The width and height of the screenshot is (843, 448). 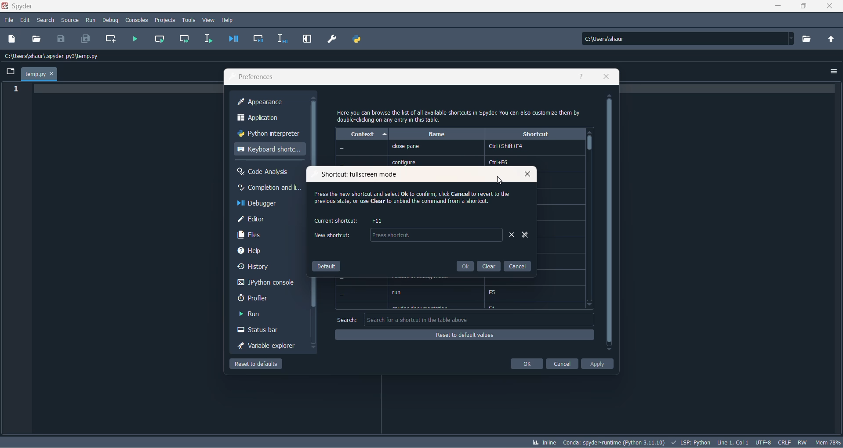 What do you see at coordinates (270, 220) in the screenshot?
I see `editor` at bounding box center [270, 220].